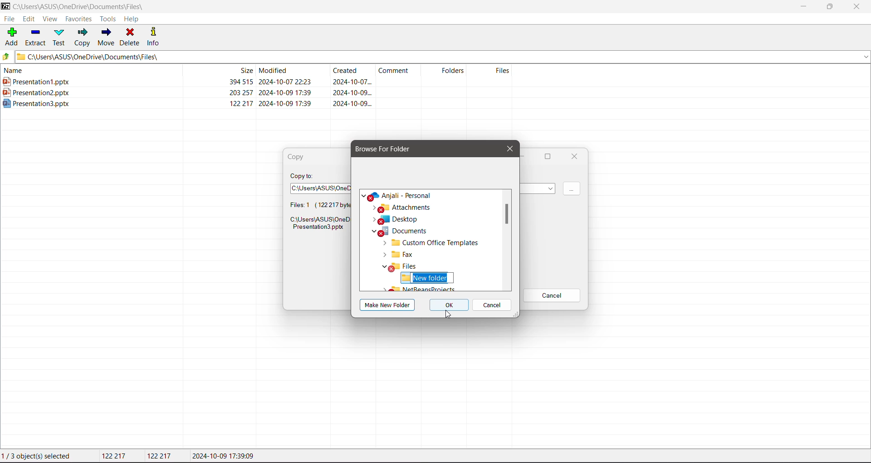 This screenshot has height=463, width=871. I want to click on Click to Browse for more location, so click(572, 189).